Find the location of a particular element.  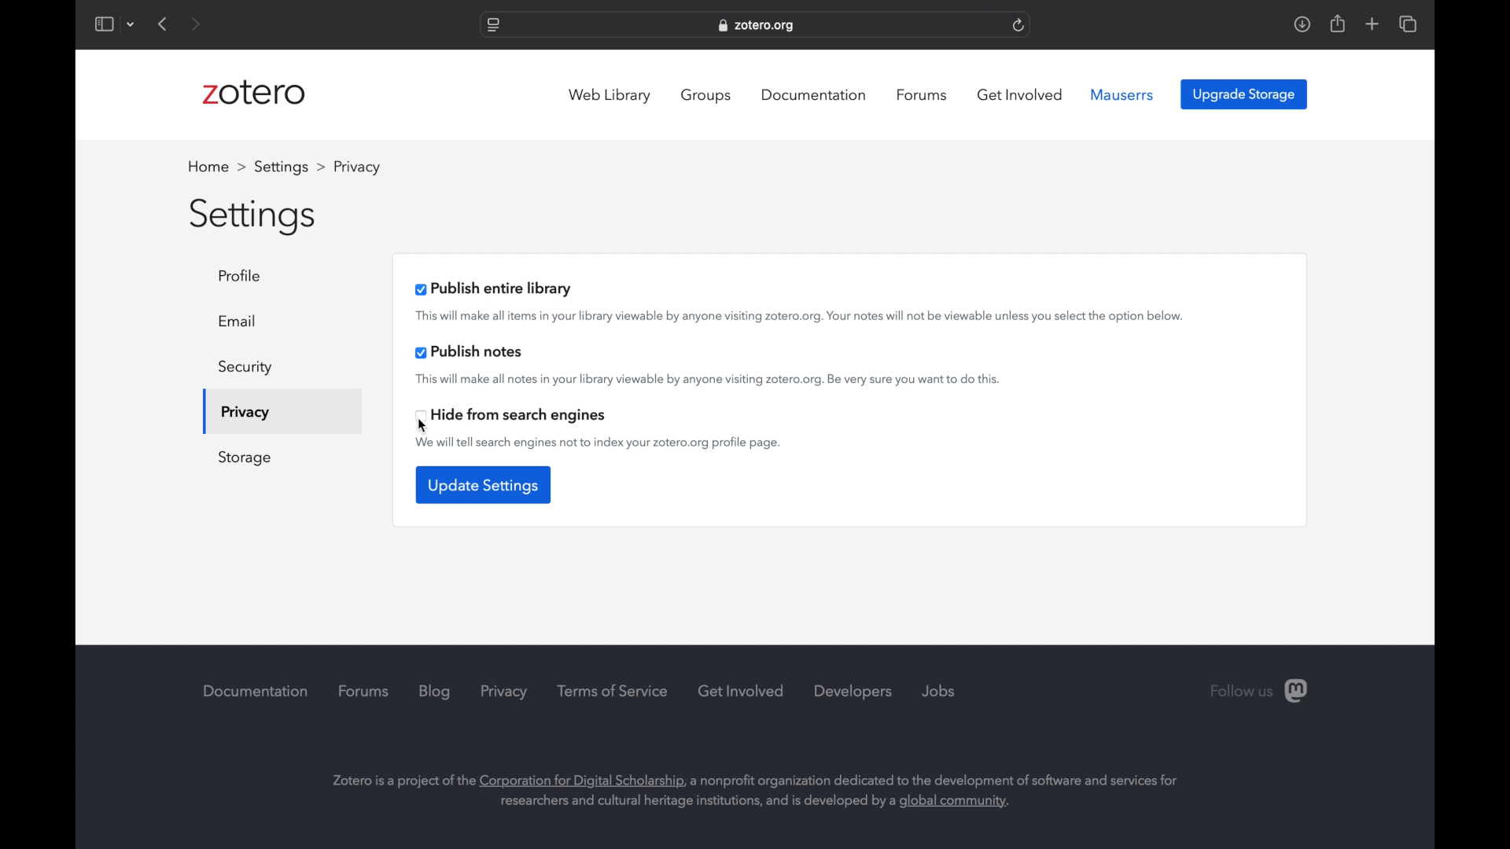

this will make all item sin your library viewable by anyone visiting is located at coordinates (802, 317).